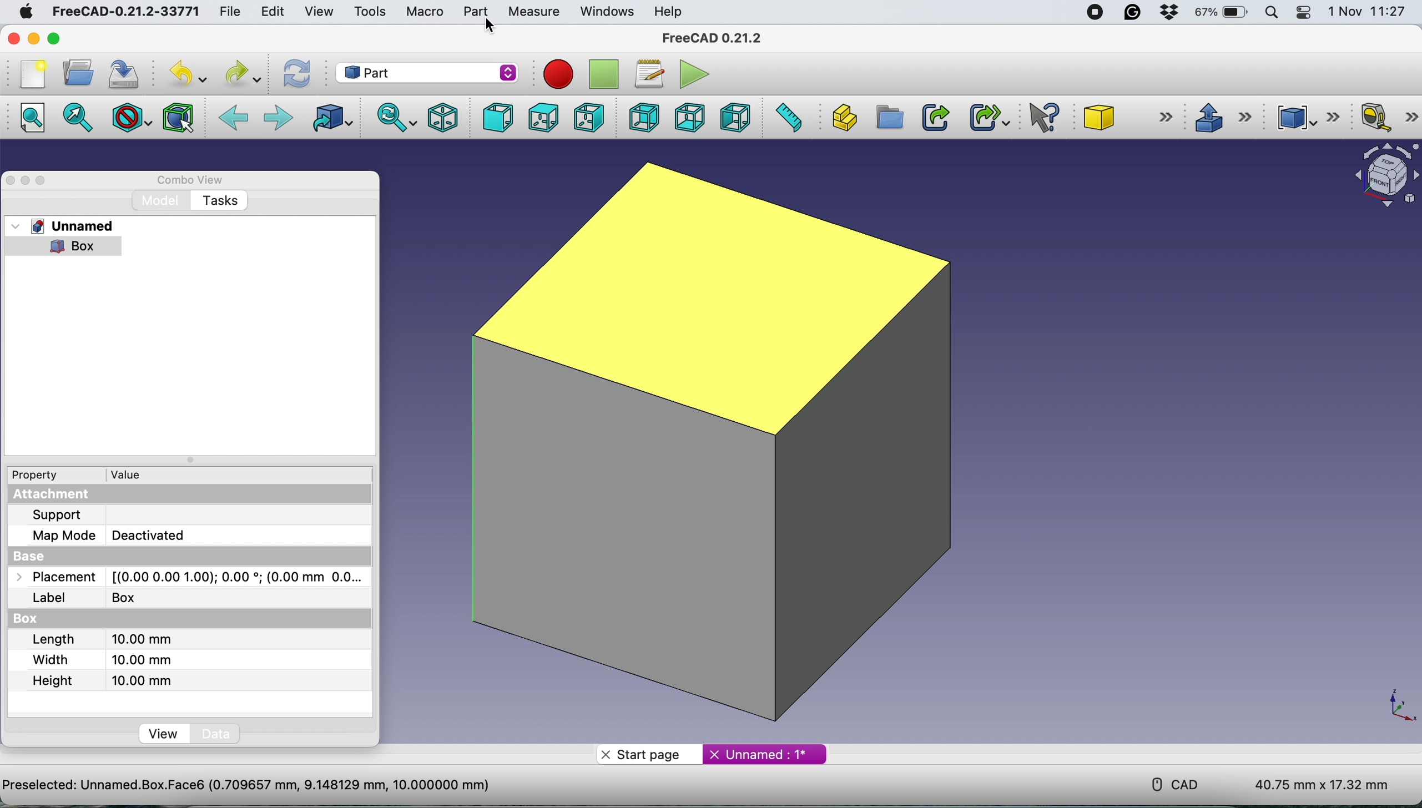  I want to click on view, so click(319, 12).